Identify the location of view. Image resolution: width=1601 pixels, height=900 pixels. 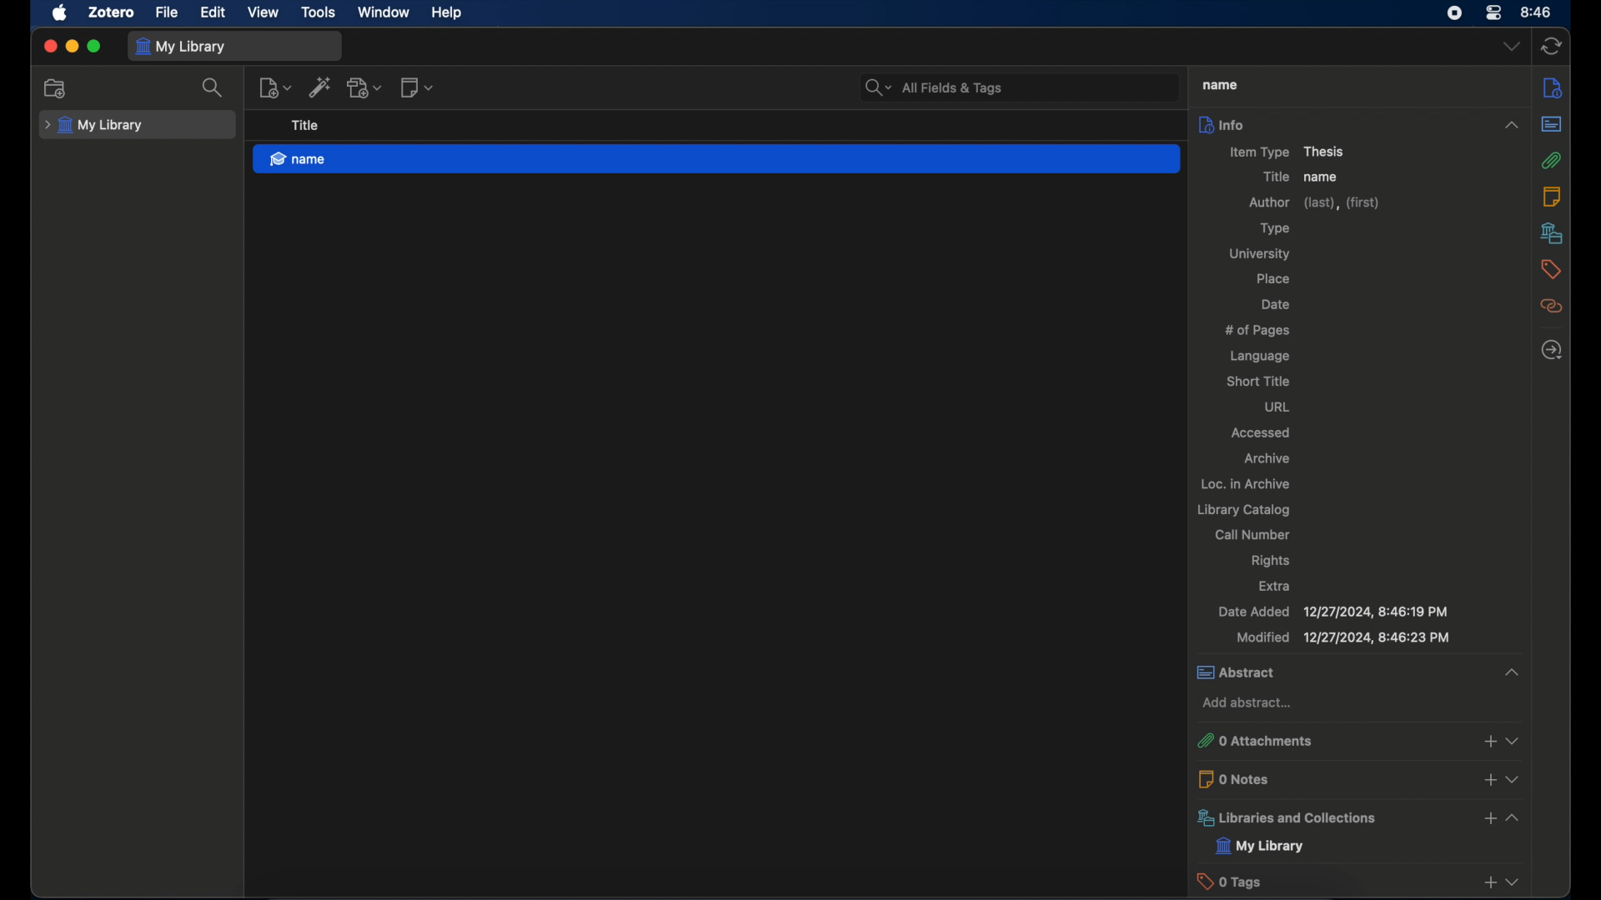
(263, 12).